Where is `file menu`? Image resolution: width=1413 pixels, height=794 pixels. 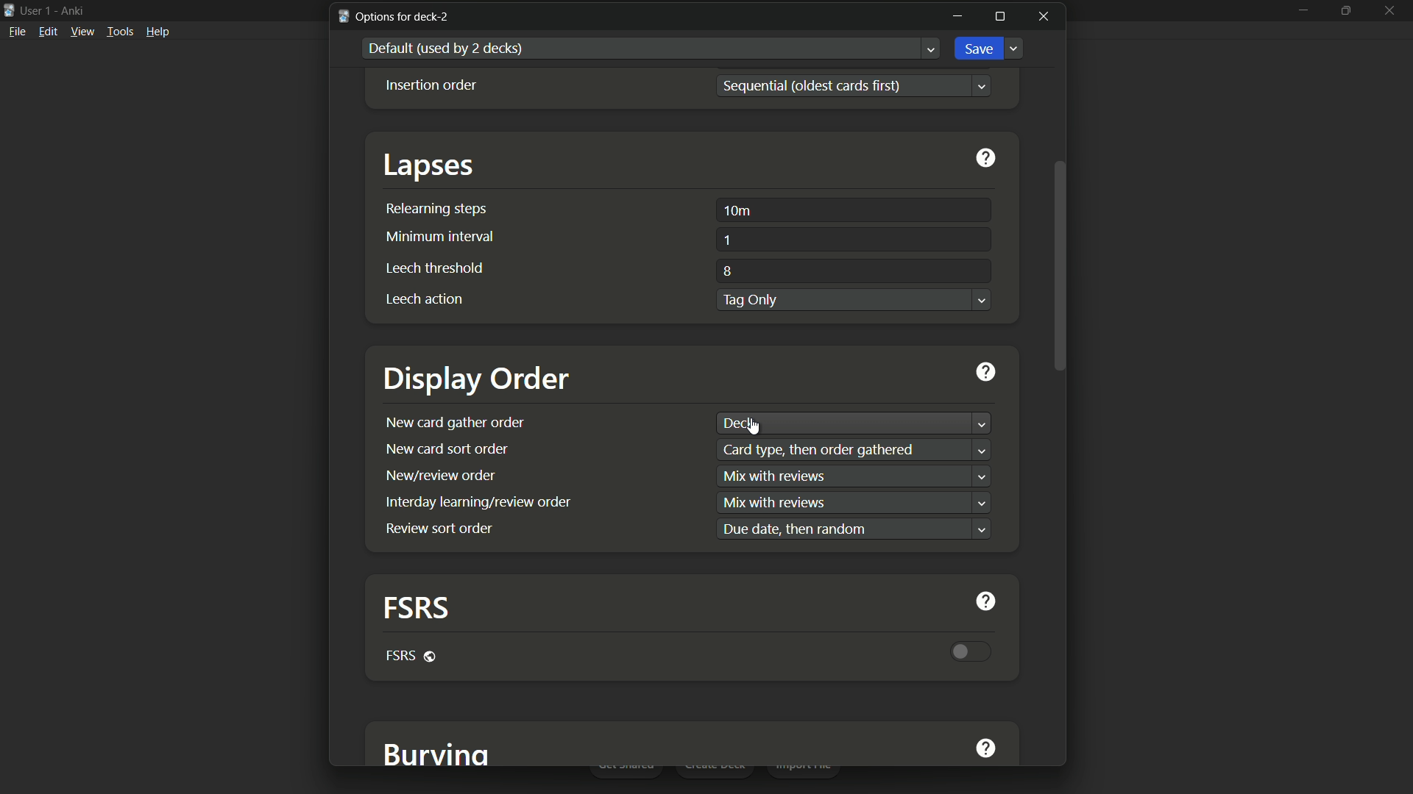 file menu is located at coordinates (17, 32).